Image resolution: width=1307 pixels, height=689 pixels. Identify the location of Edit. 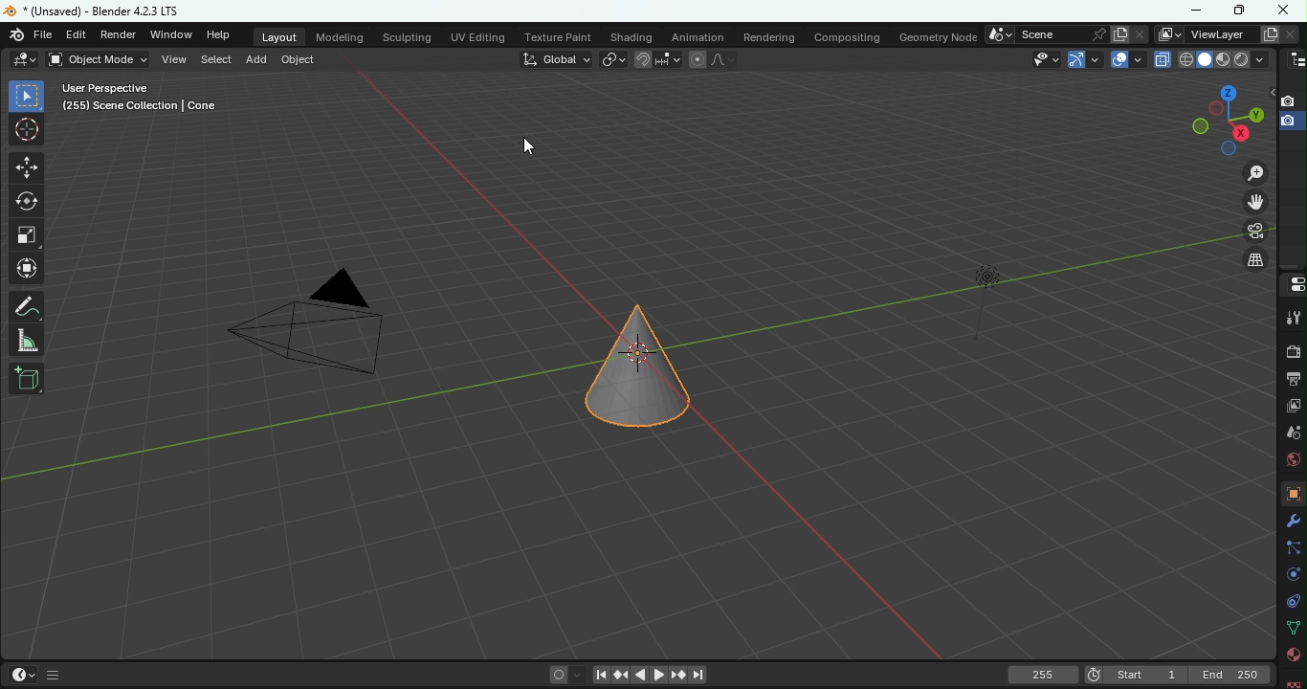
(78, 34).